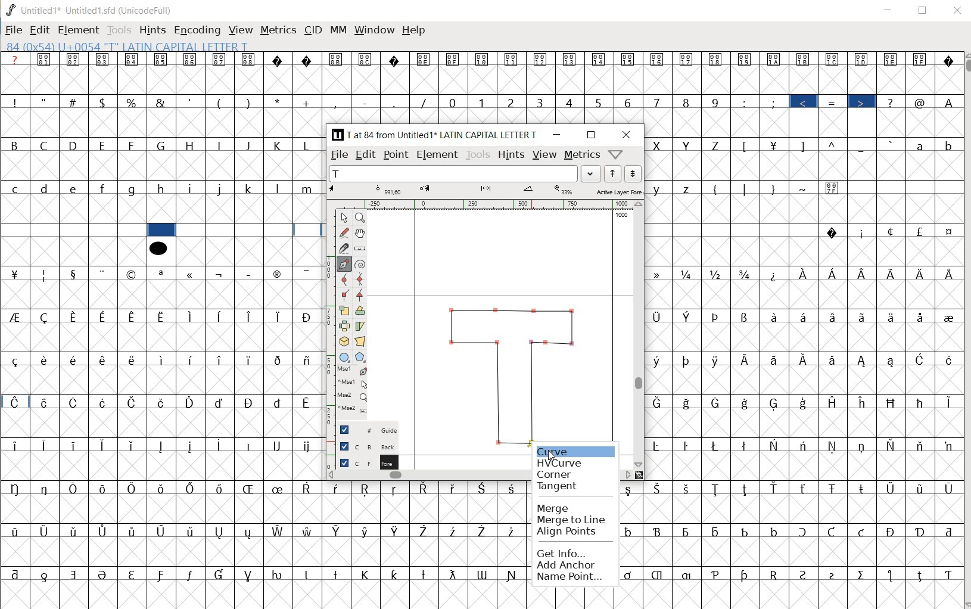 Image resolution: width=971 pixels, height=609 pixels. Describe the element at coordinates (307, 316) in the screenshot. I see `Symbol` at that location.